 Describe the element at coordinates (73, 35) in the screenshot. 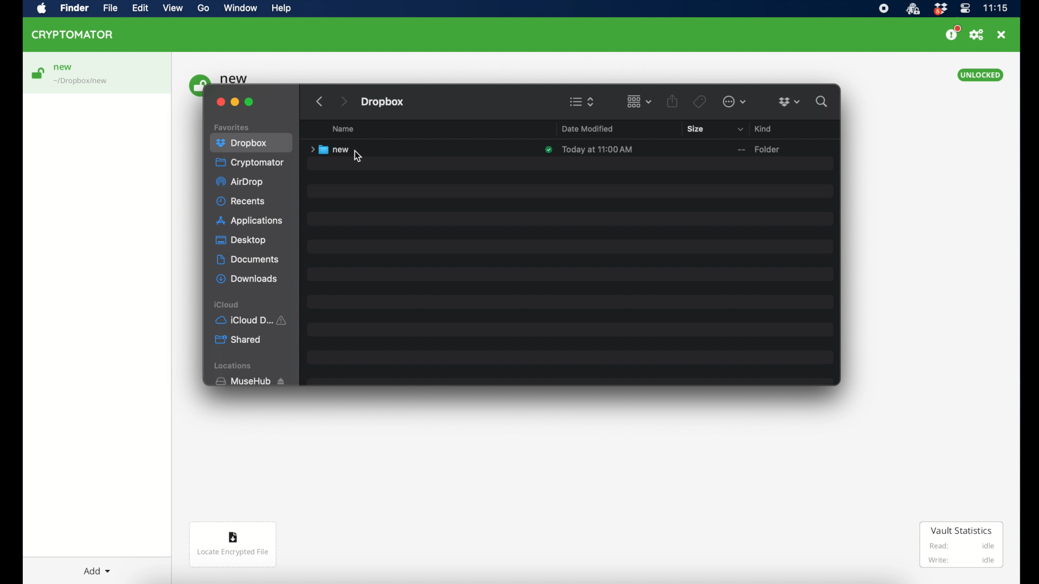

I see `cryptomator` at that location.